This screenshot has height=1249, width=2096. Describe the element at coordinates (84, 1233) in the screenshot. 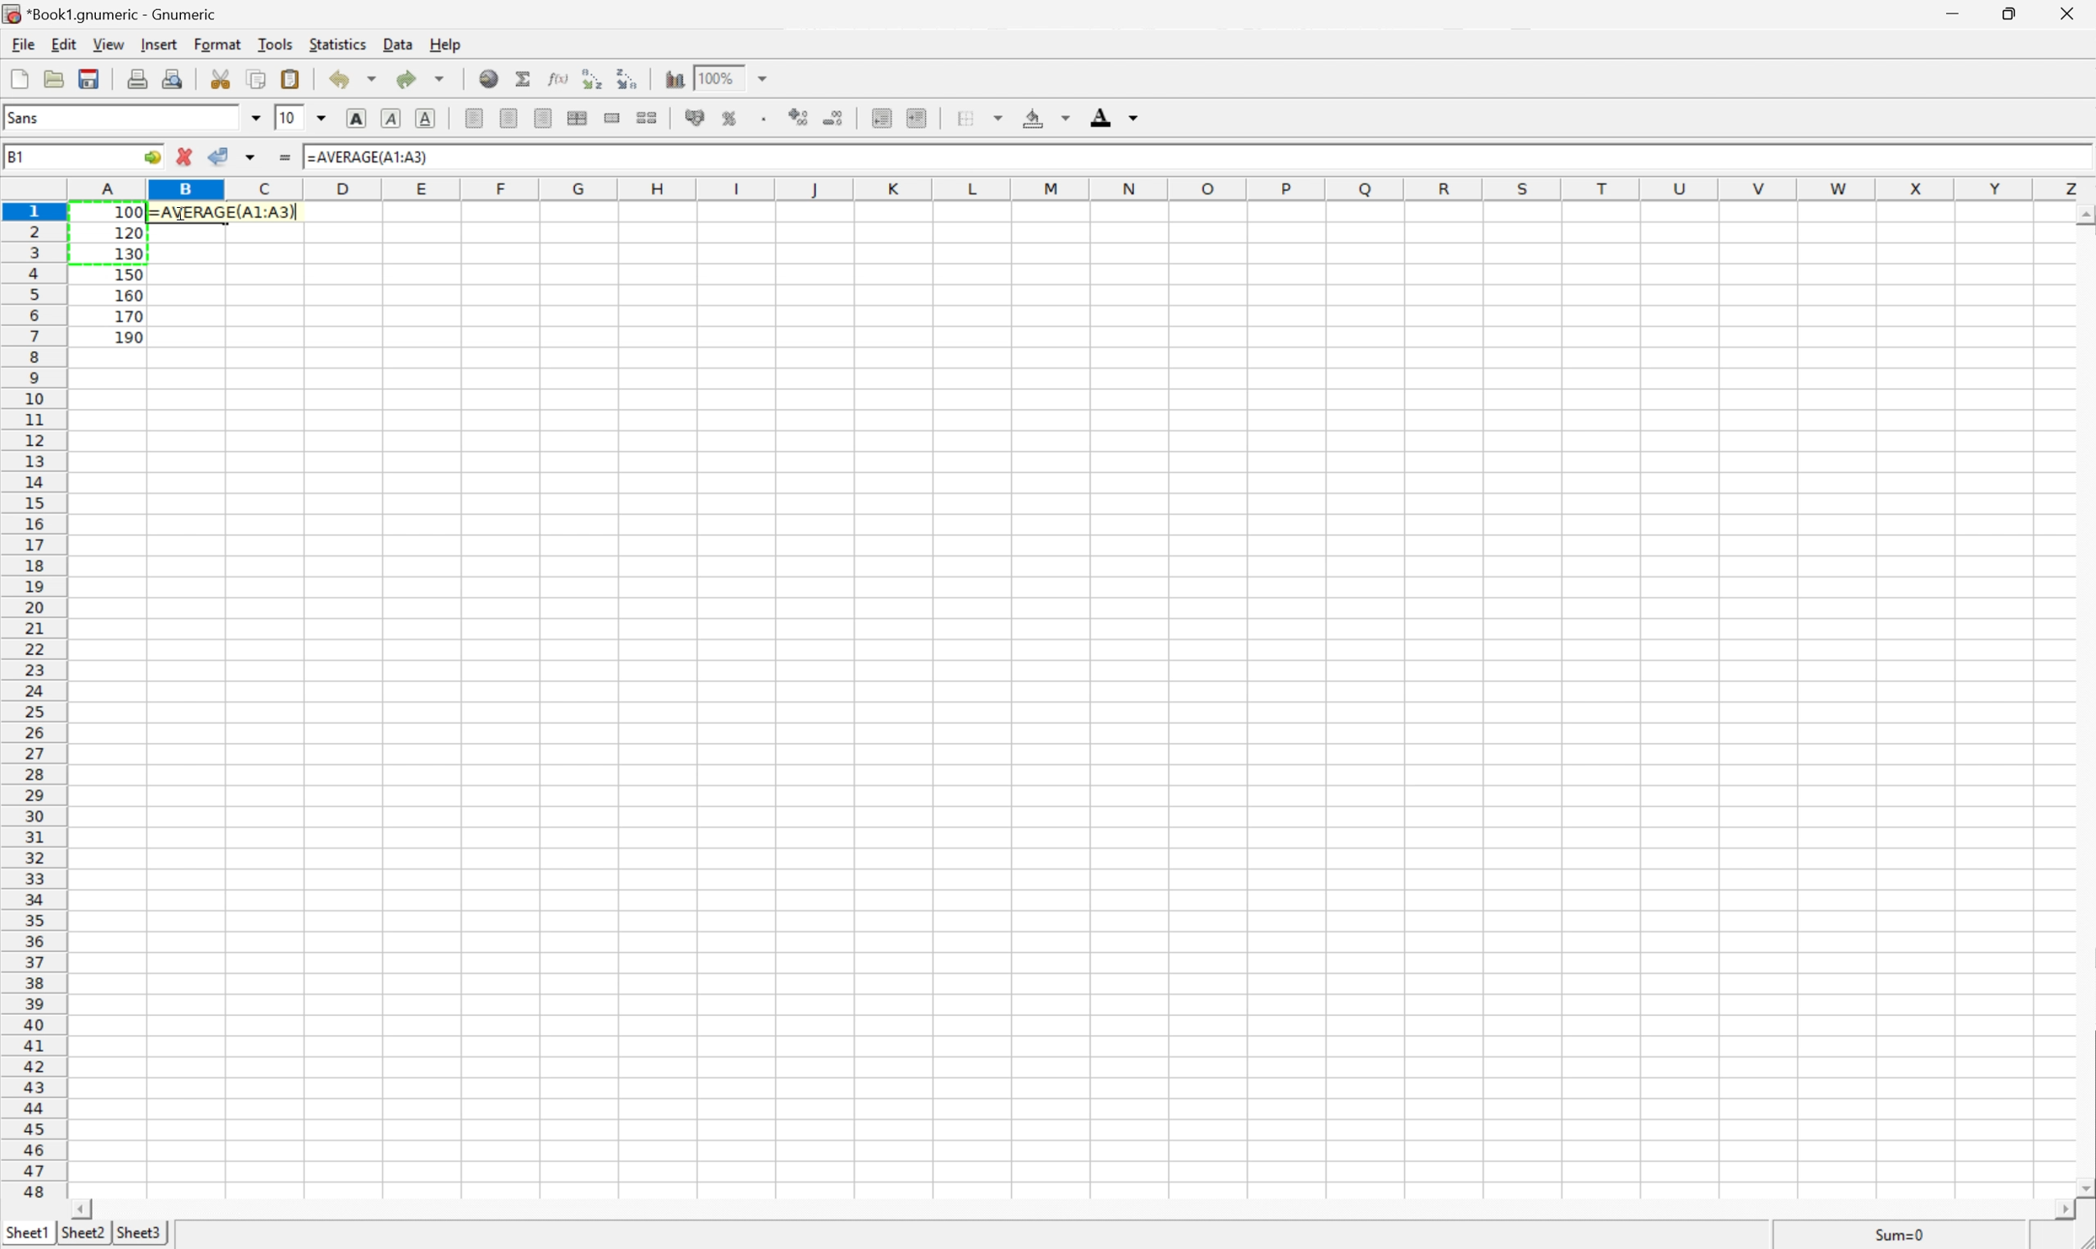

I see `Sheet2` at that location.